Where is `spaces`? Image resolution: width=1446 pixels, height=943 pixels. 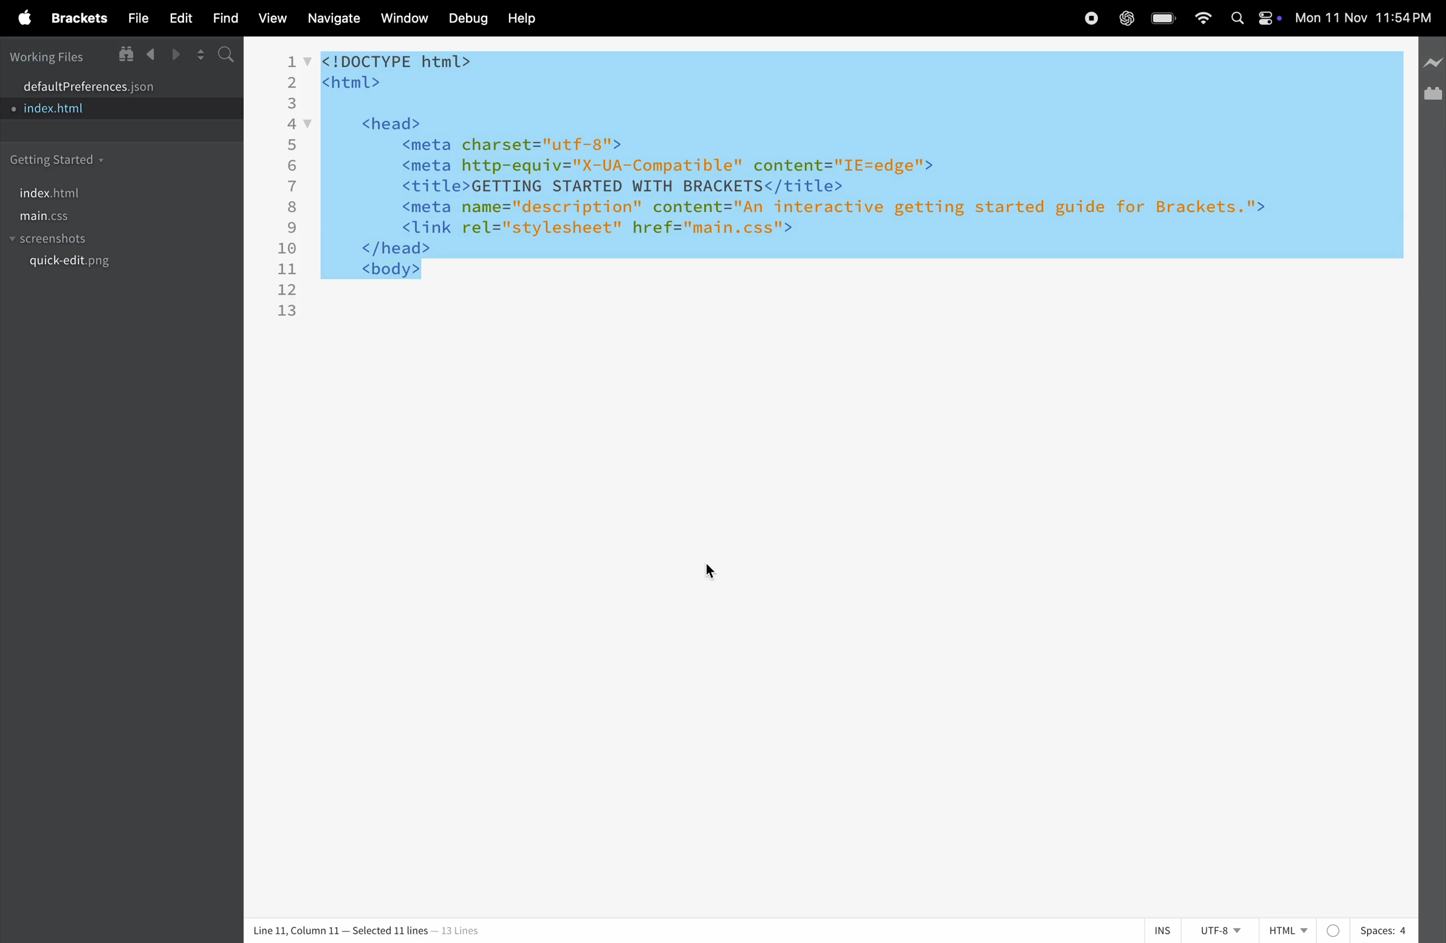
spaces is located at coordinates (1383, 931).